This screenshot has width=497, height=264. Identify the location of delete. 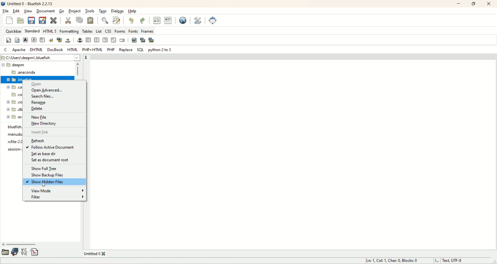
(39, 110).